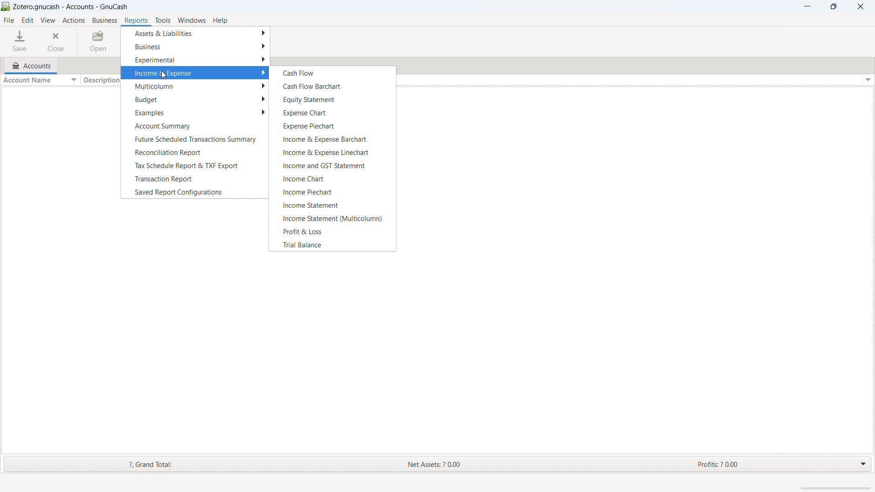  Describe the element at coordinates (333, 72) in the screenshot. I see `cash flow` at that location.